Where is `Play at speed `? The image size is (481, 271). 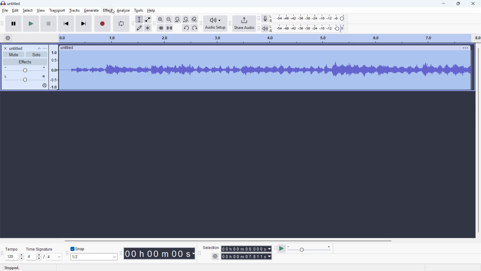 Play at speed  is located at coordinates (281, 249).